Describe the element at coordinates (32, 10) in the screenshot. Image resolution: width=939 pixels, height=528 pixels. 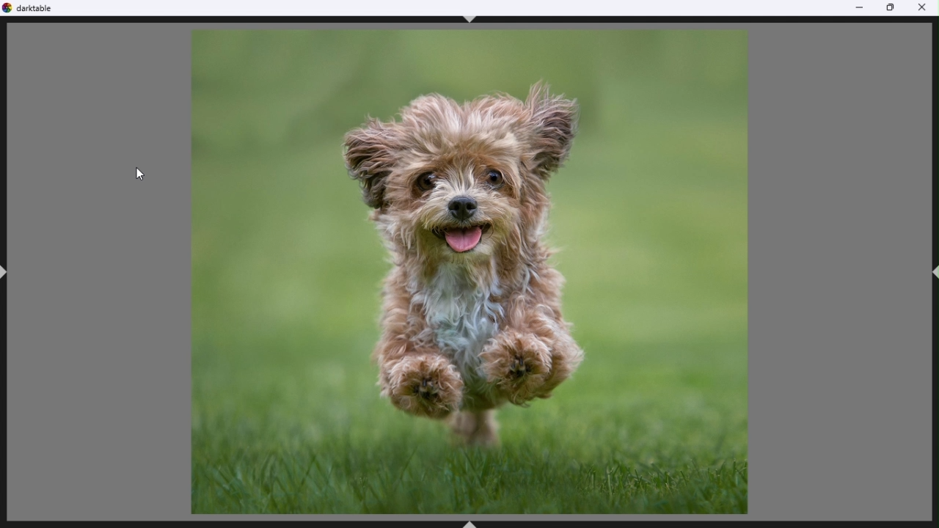
I see `Dark table` at that location.